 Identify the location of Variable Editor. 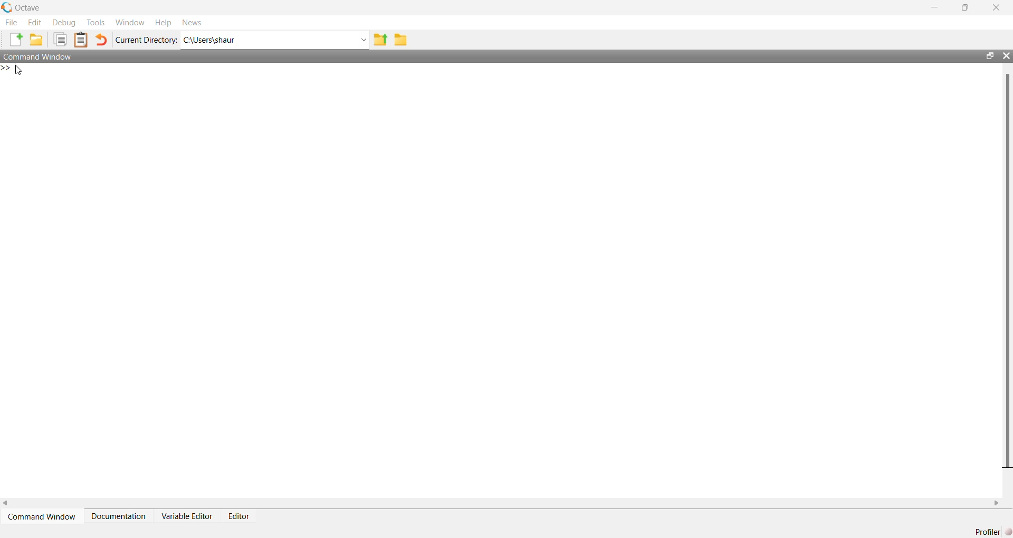
(188, 516).